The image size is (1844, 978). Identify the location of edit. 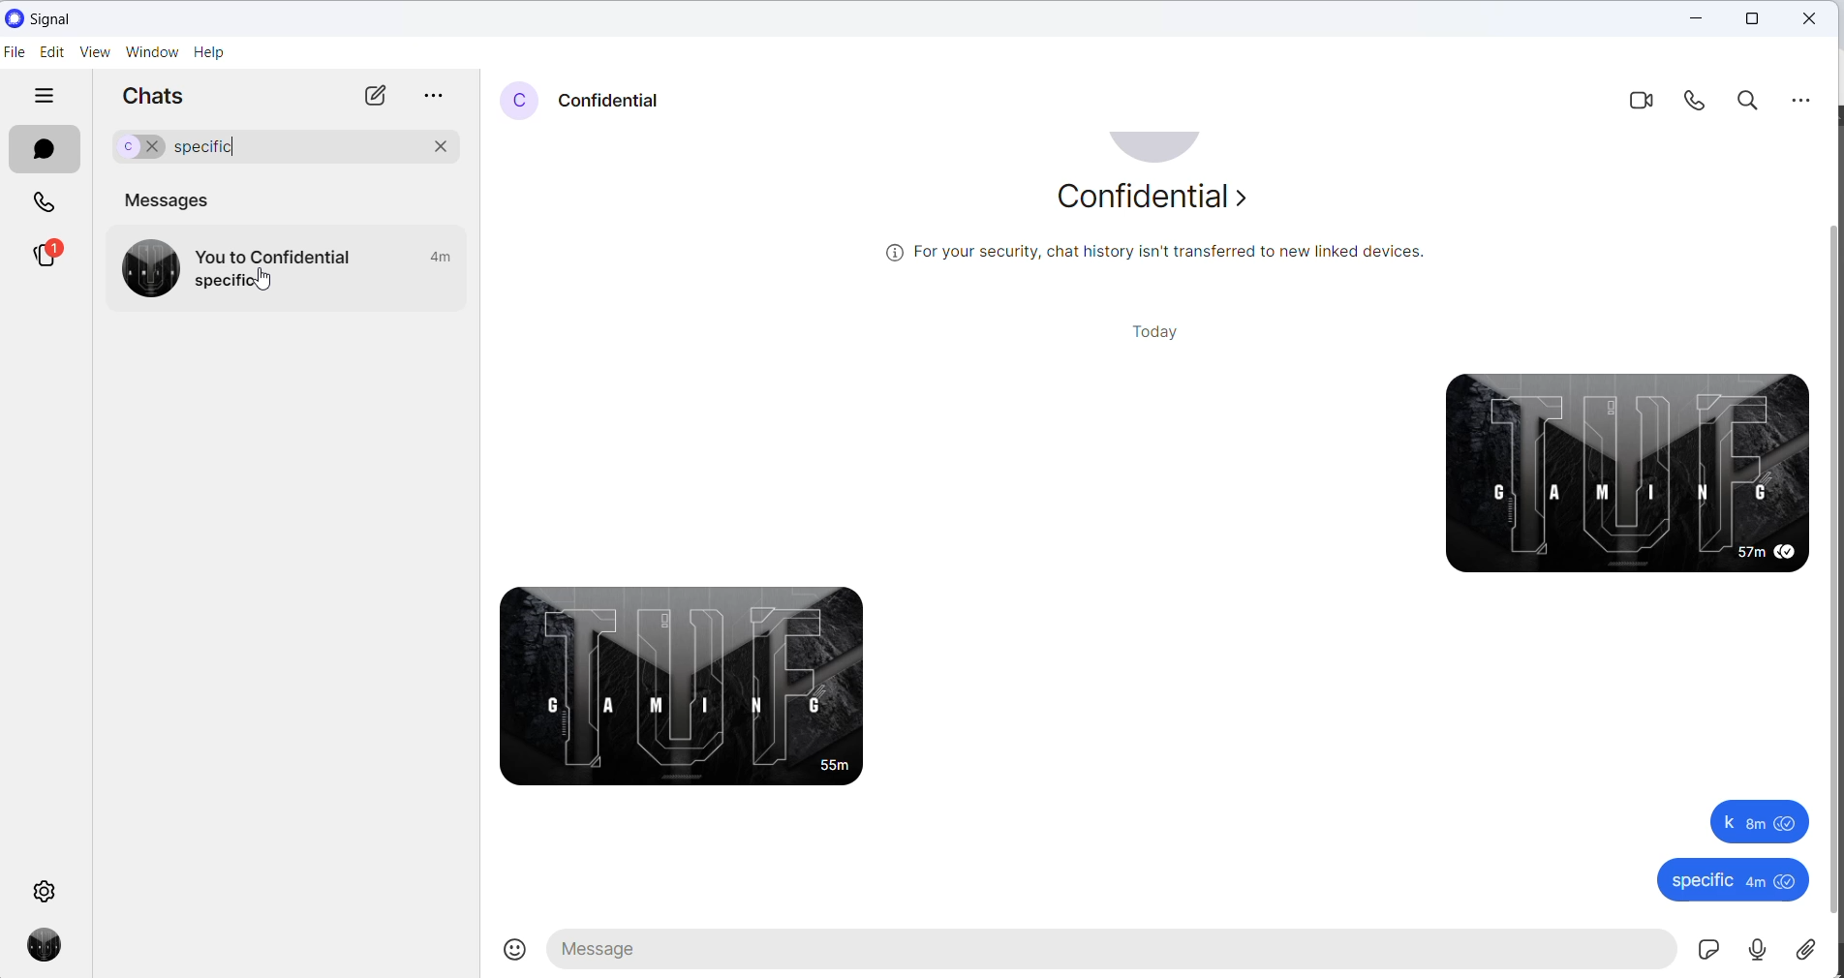
(52, 53).